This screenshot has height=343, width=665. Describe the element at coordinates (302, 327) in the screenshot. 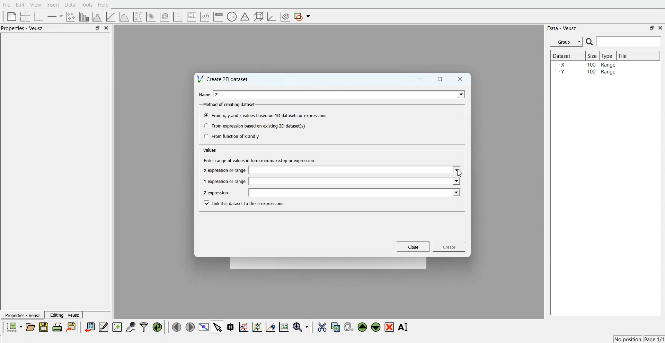

I see `Zoom function menu` at that location.